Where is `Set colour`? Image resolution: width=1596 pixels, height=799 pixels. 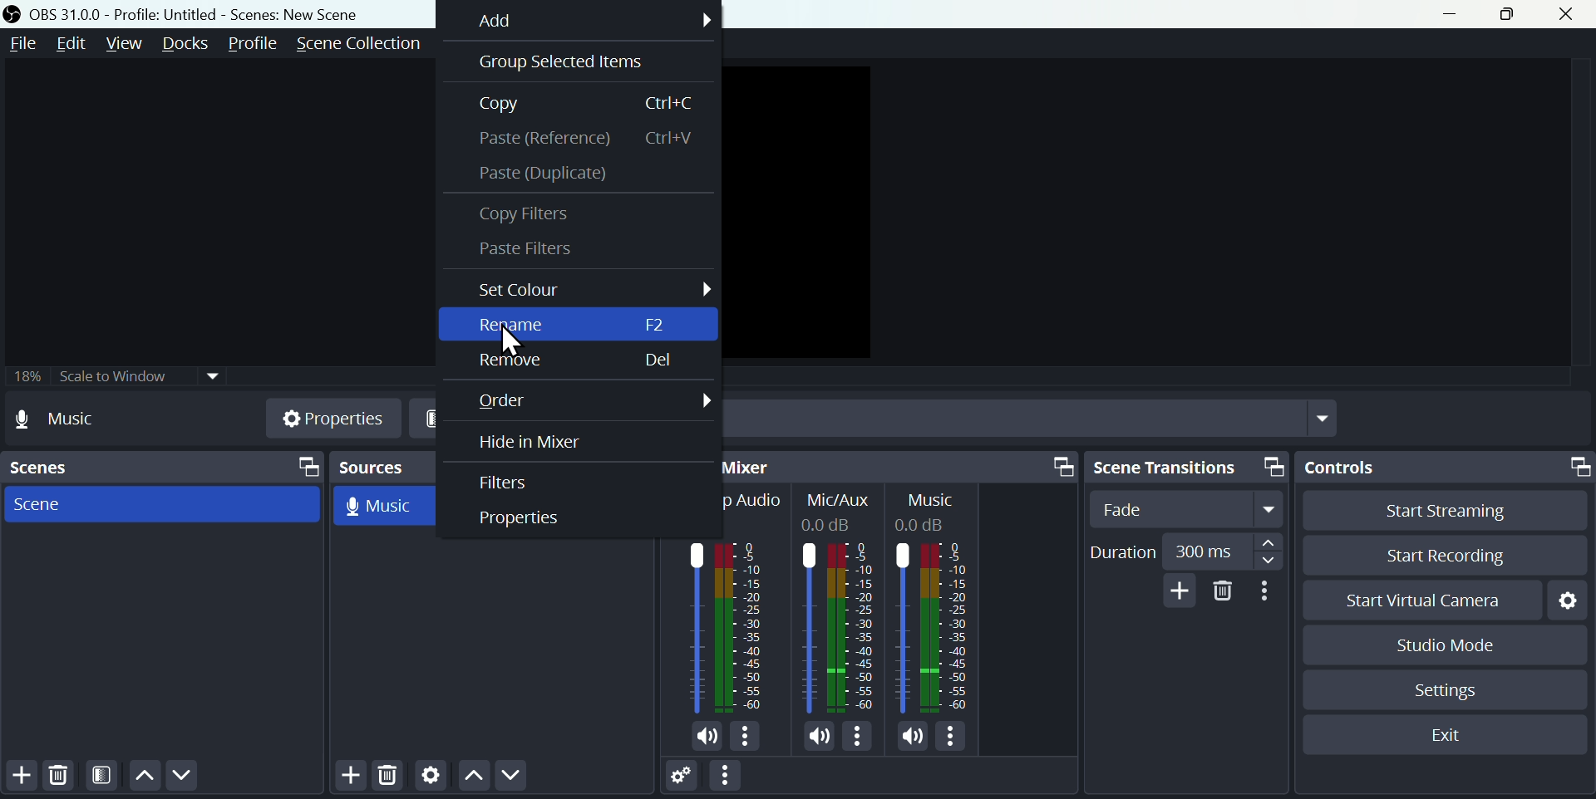 Set colour is located at coordinates (597, 287).